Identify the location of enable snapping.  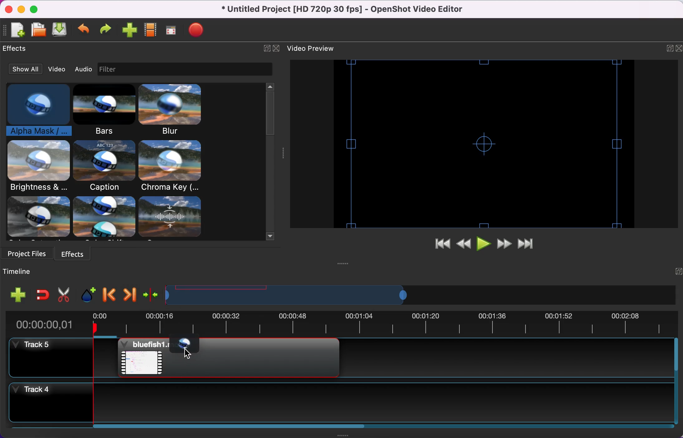
(41, 295).